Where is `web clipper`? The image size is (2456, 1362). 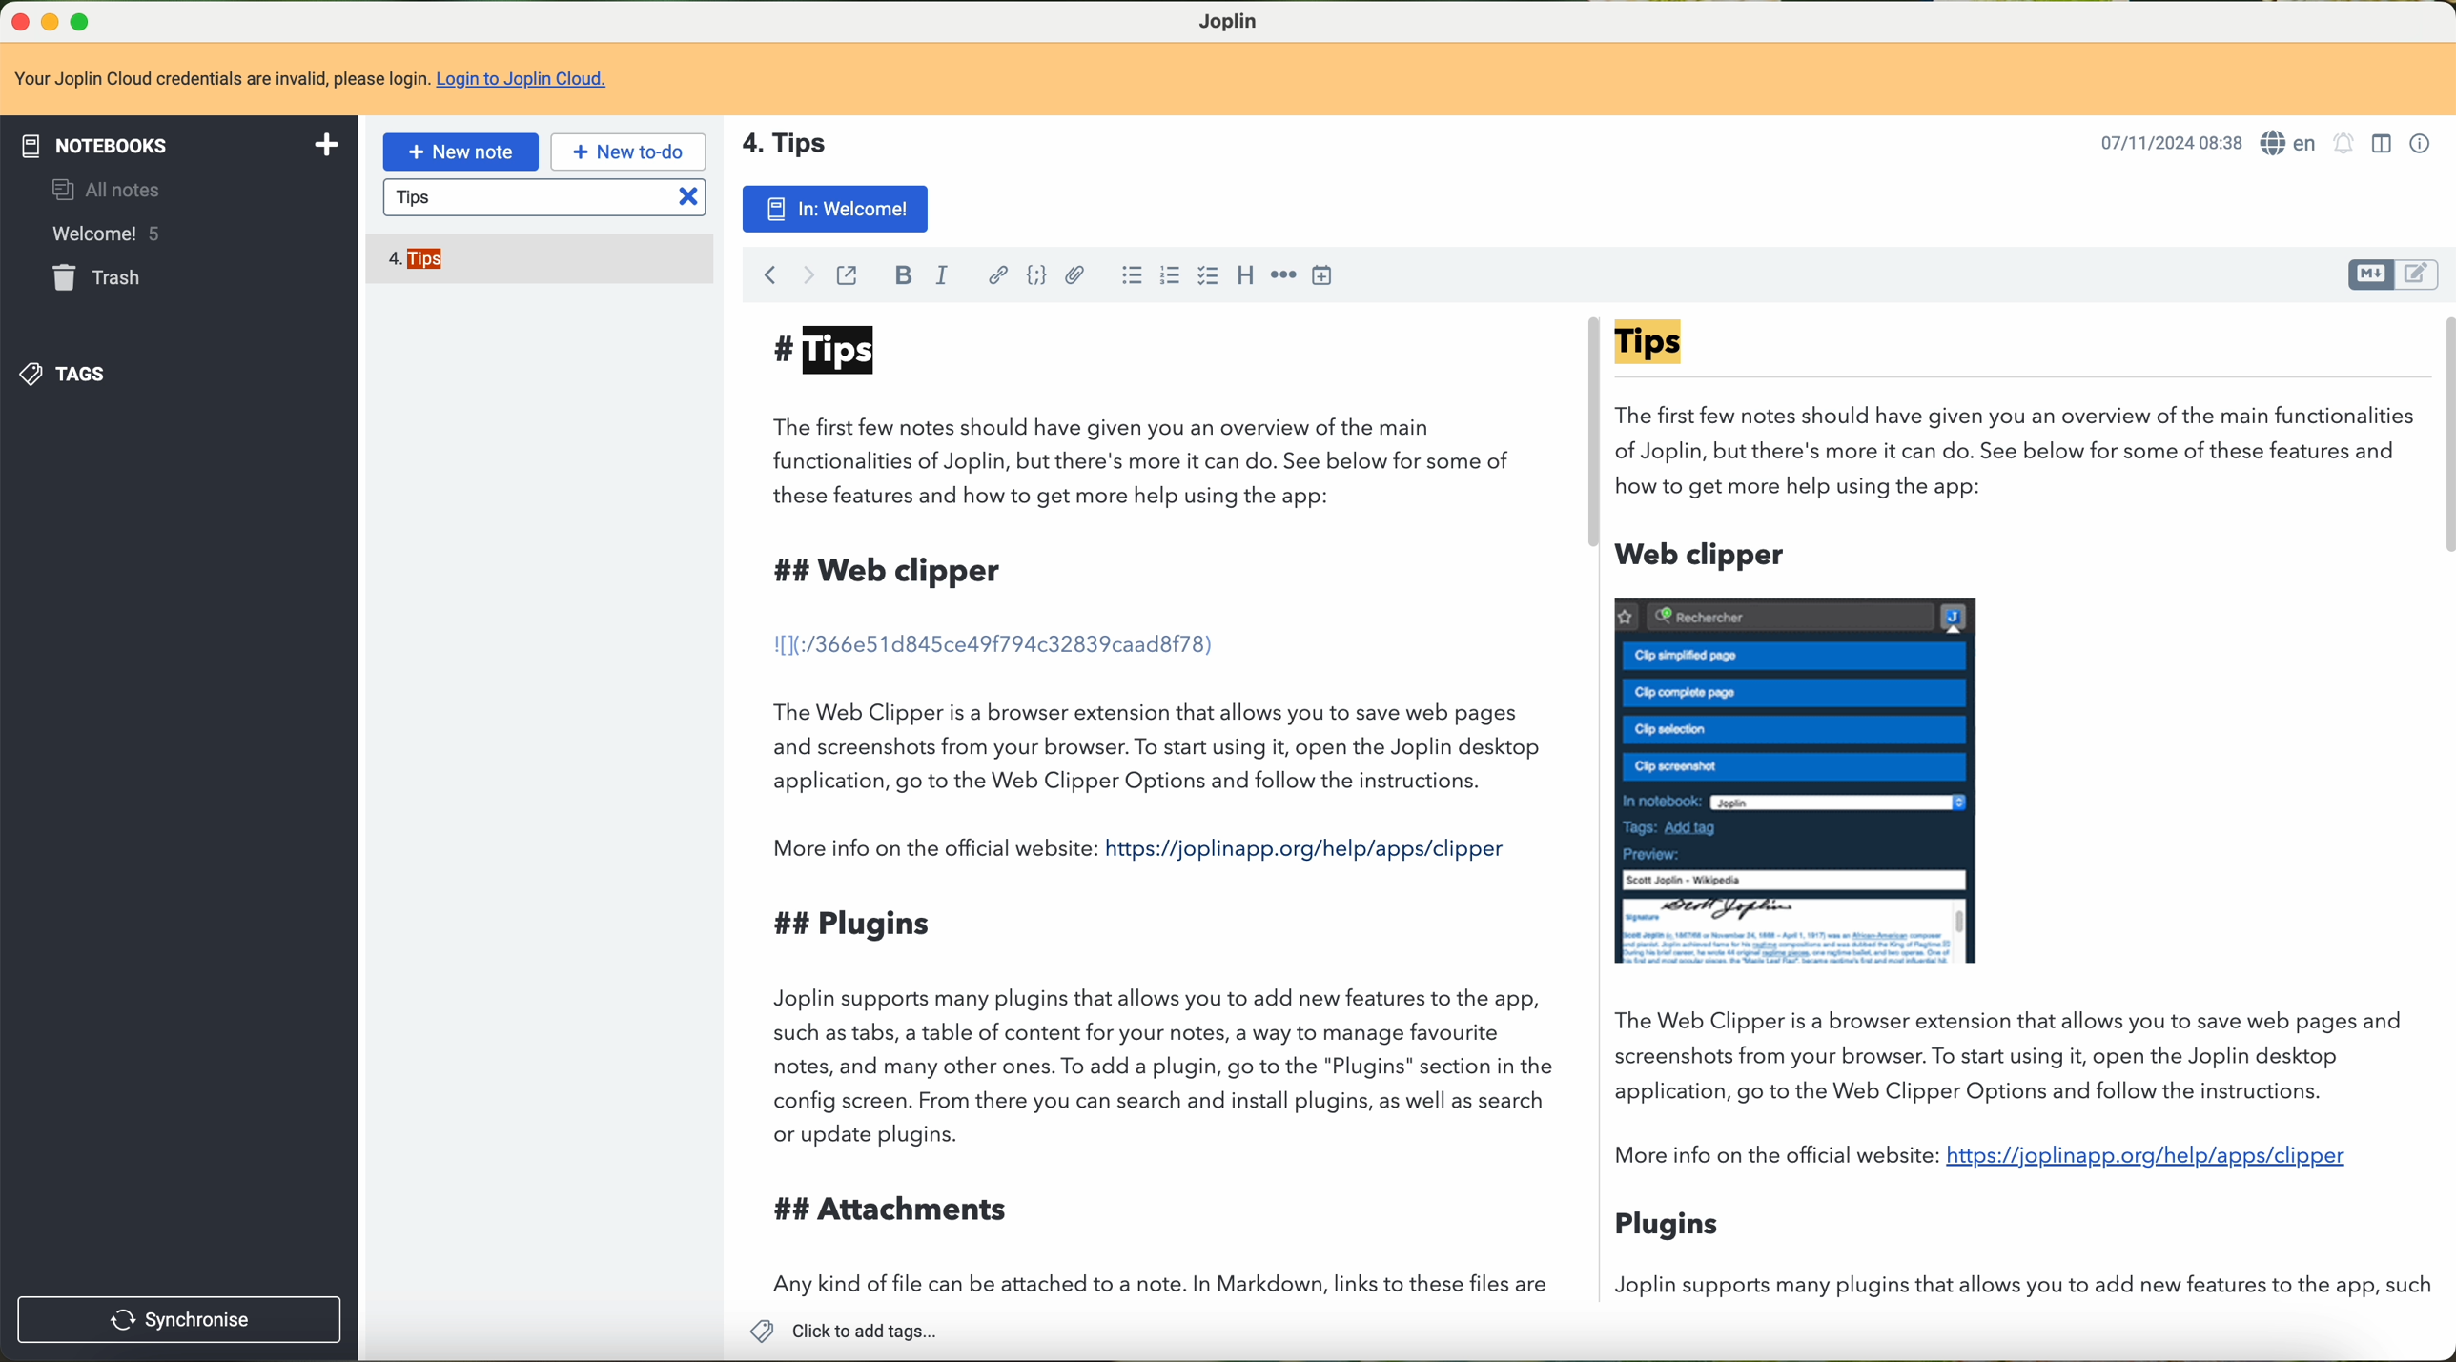 web clipper is located at coordinates (1704, 555).